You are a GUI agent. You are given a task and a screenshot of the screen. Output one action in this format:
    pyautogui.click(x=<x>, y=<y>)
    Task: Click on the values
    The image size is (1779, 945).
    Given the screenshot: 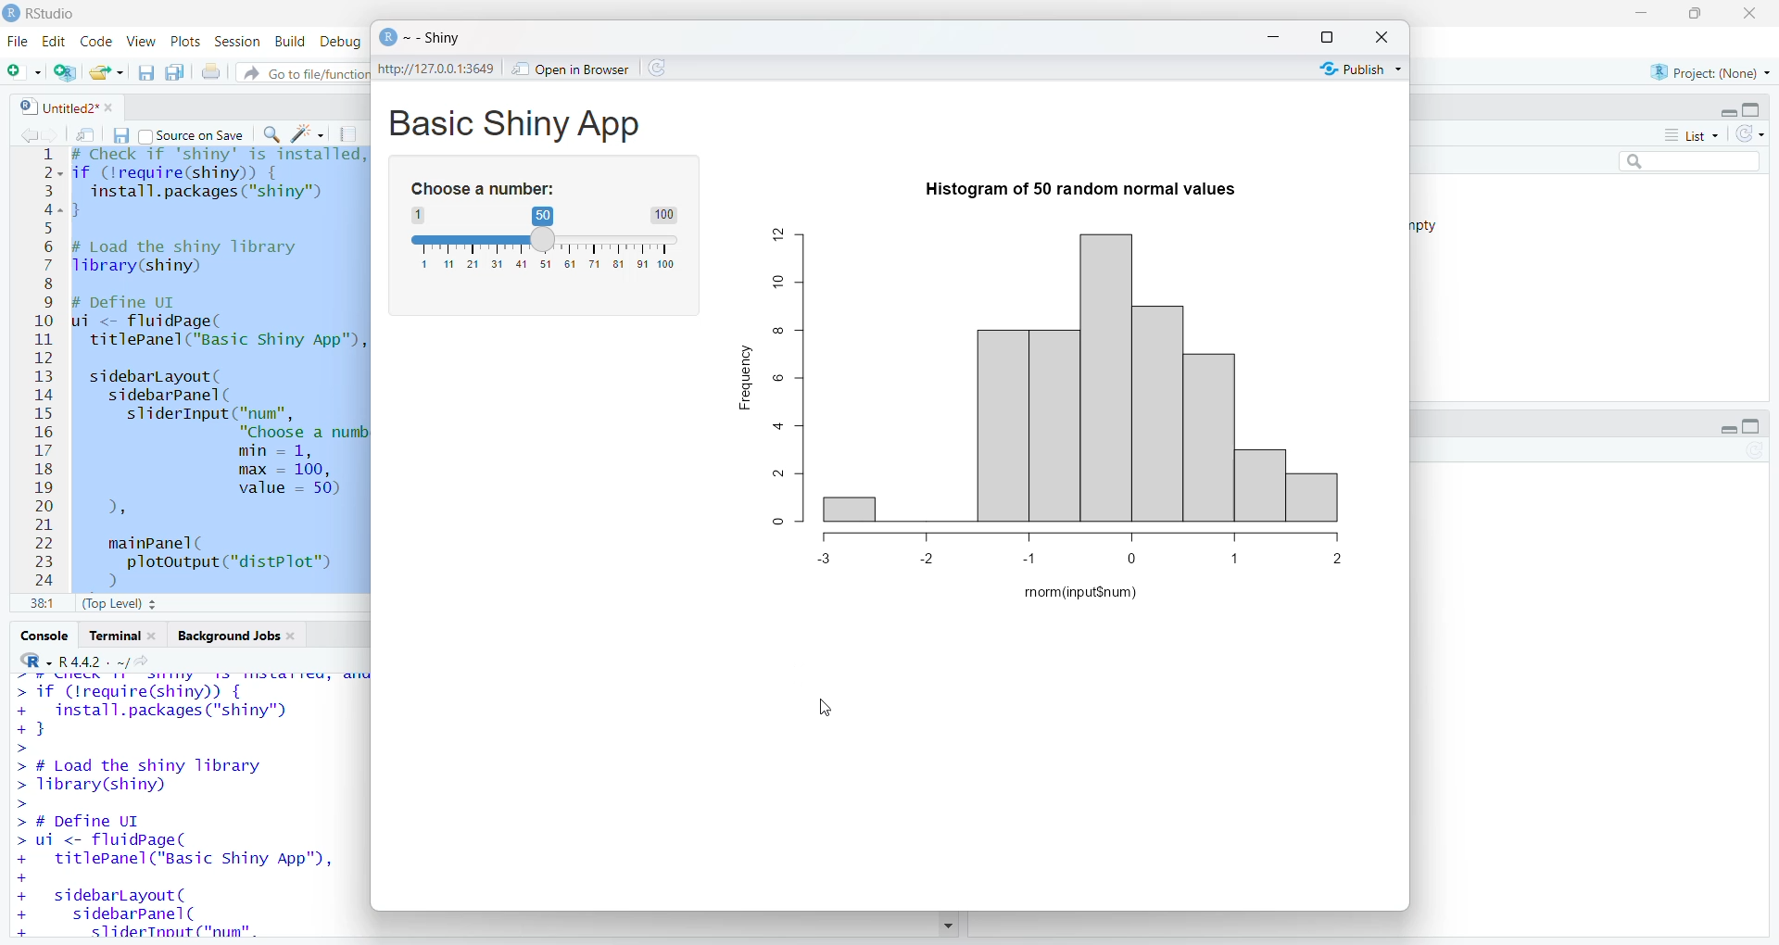 What is the action you would take?
    pyautogui.click(x=1082, y=550)
    